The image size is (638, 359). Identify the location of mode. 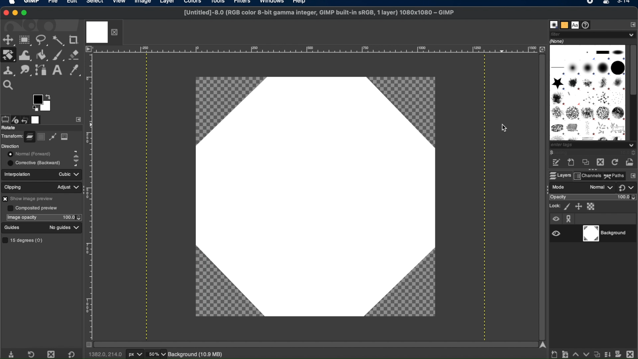
(559, 187).